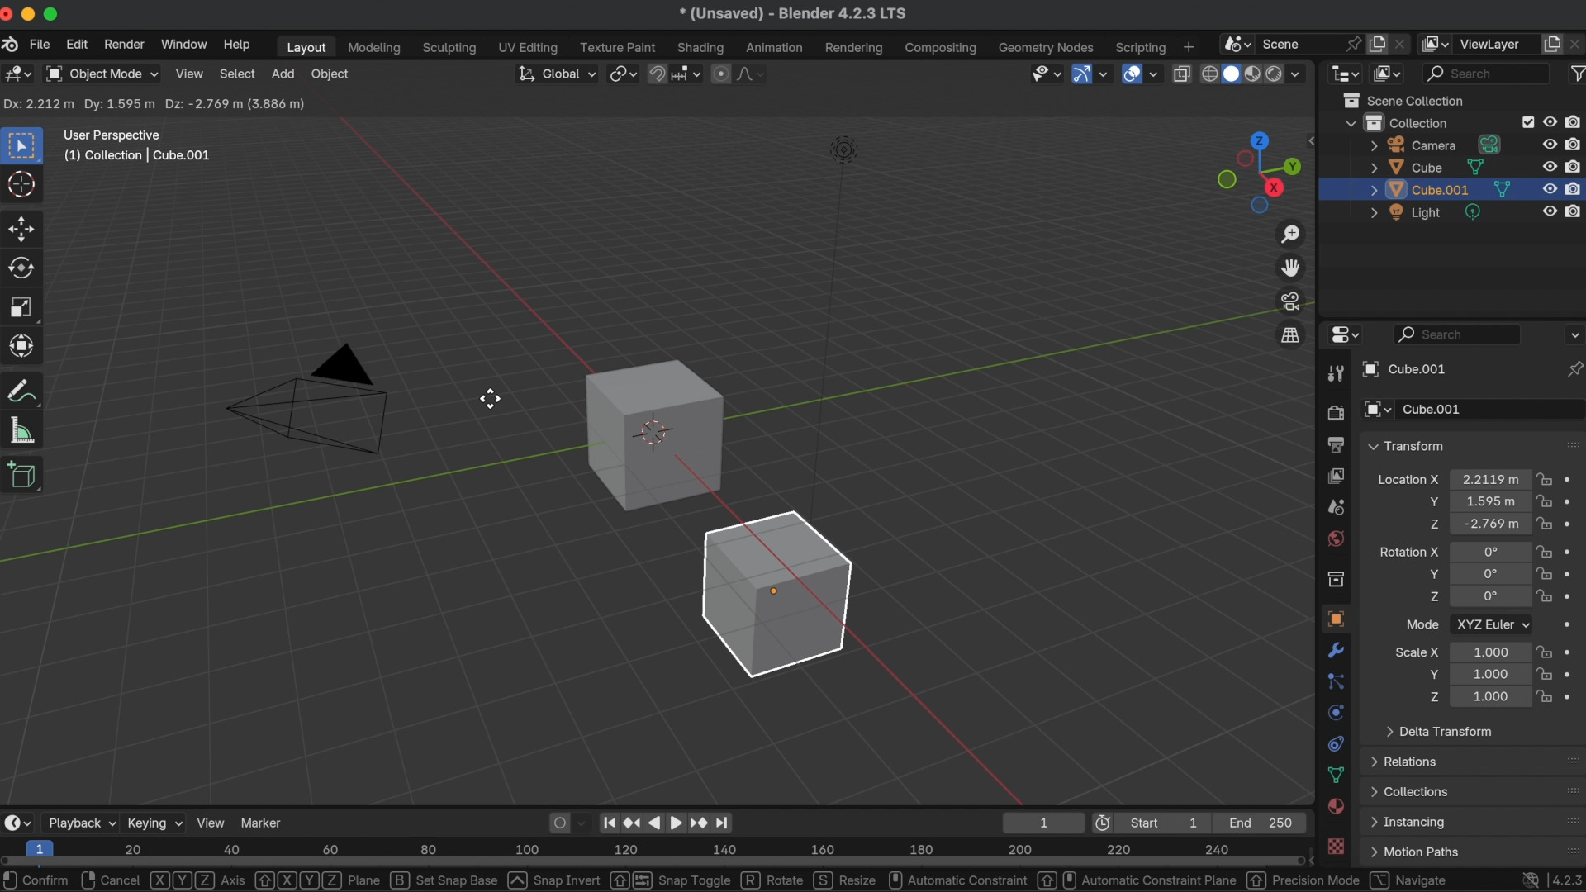  Describe the element at coordinates (1496, 44) in the screenshot. I see `view layer` at that location.